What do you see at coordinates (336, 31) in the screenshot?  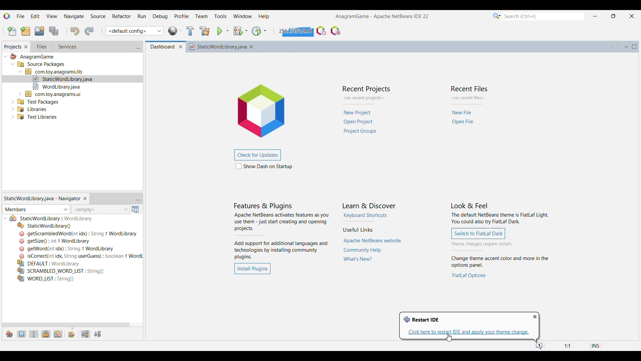 I see `Pause I/O checks` at bounding box center [336, 31].